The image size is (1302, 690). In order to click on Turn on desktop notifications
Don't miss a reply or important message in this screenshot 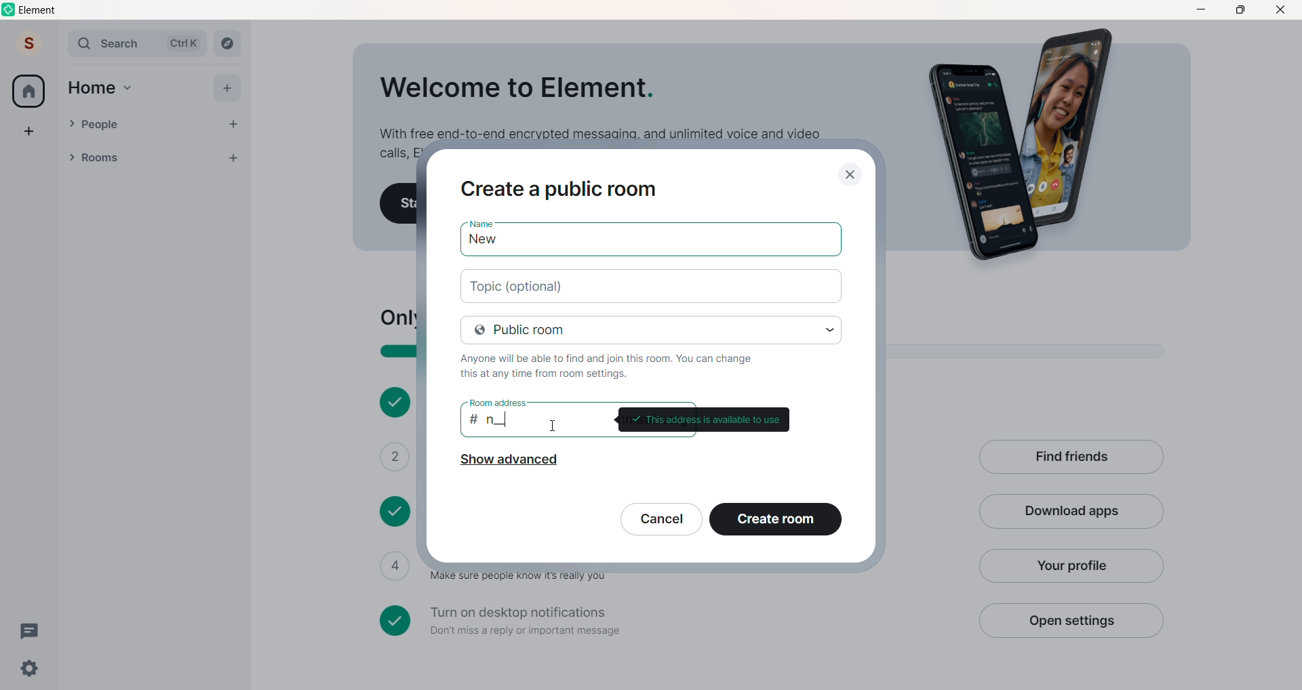, I will do `click(670, 621)`.